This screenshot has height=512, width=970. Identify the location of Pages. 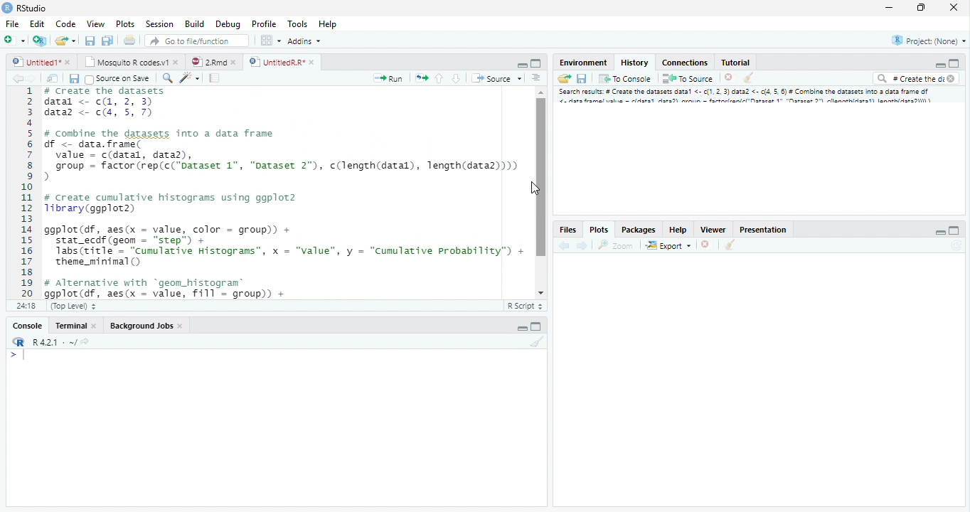
(422, 80).